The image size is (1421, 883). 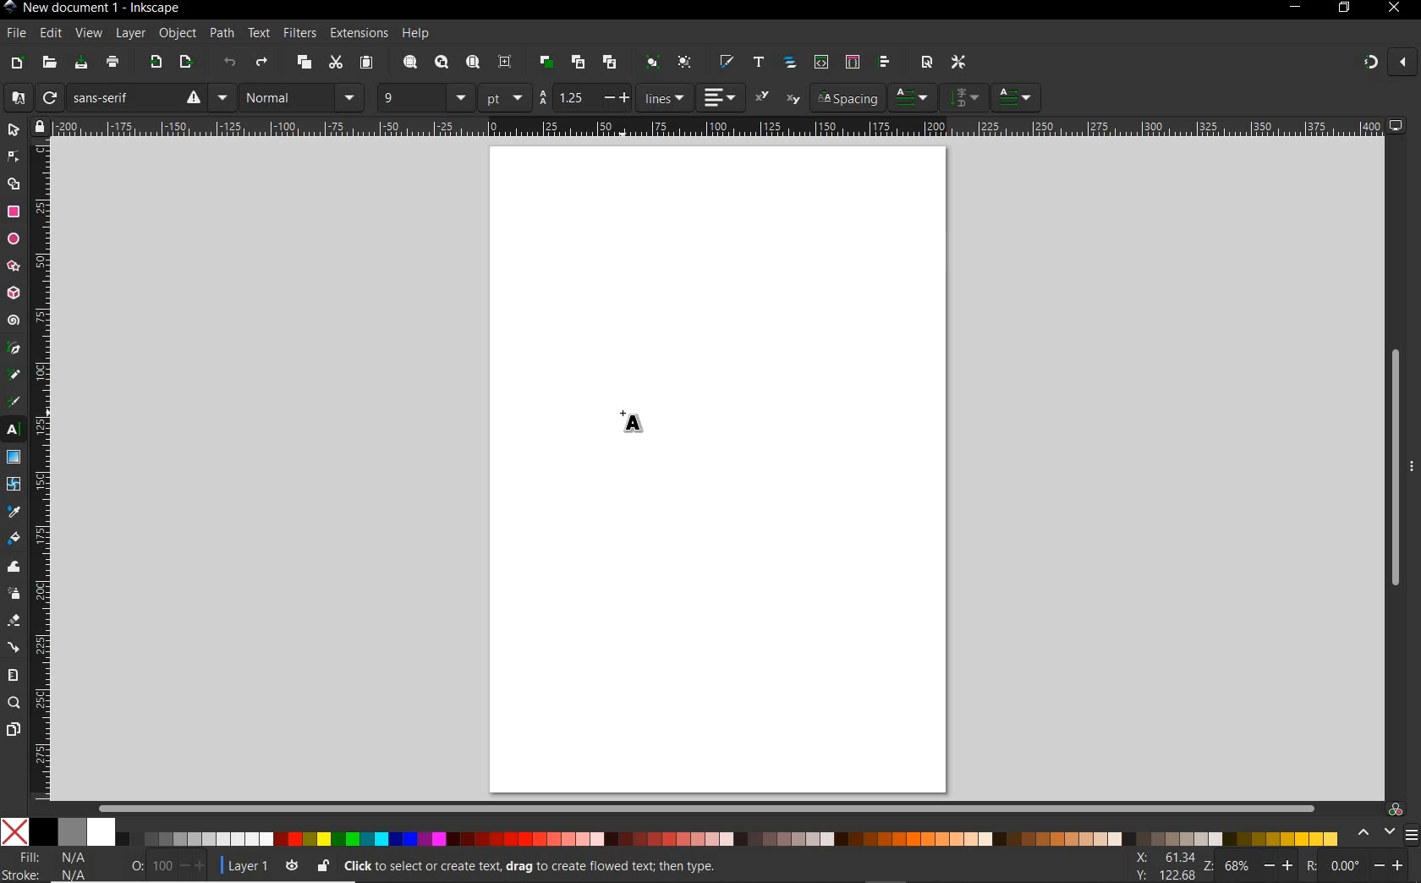 What do you see at coordinates (14, 348) in the screenshot?
I see `pen tool` at bounding box center [14, 348].